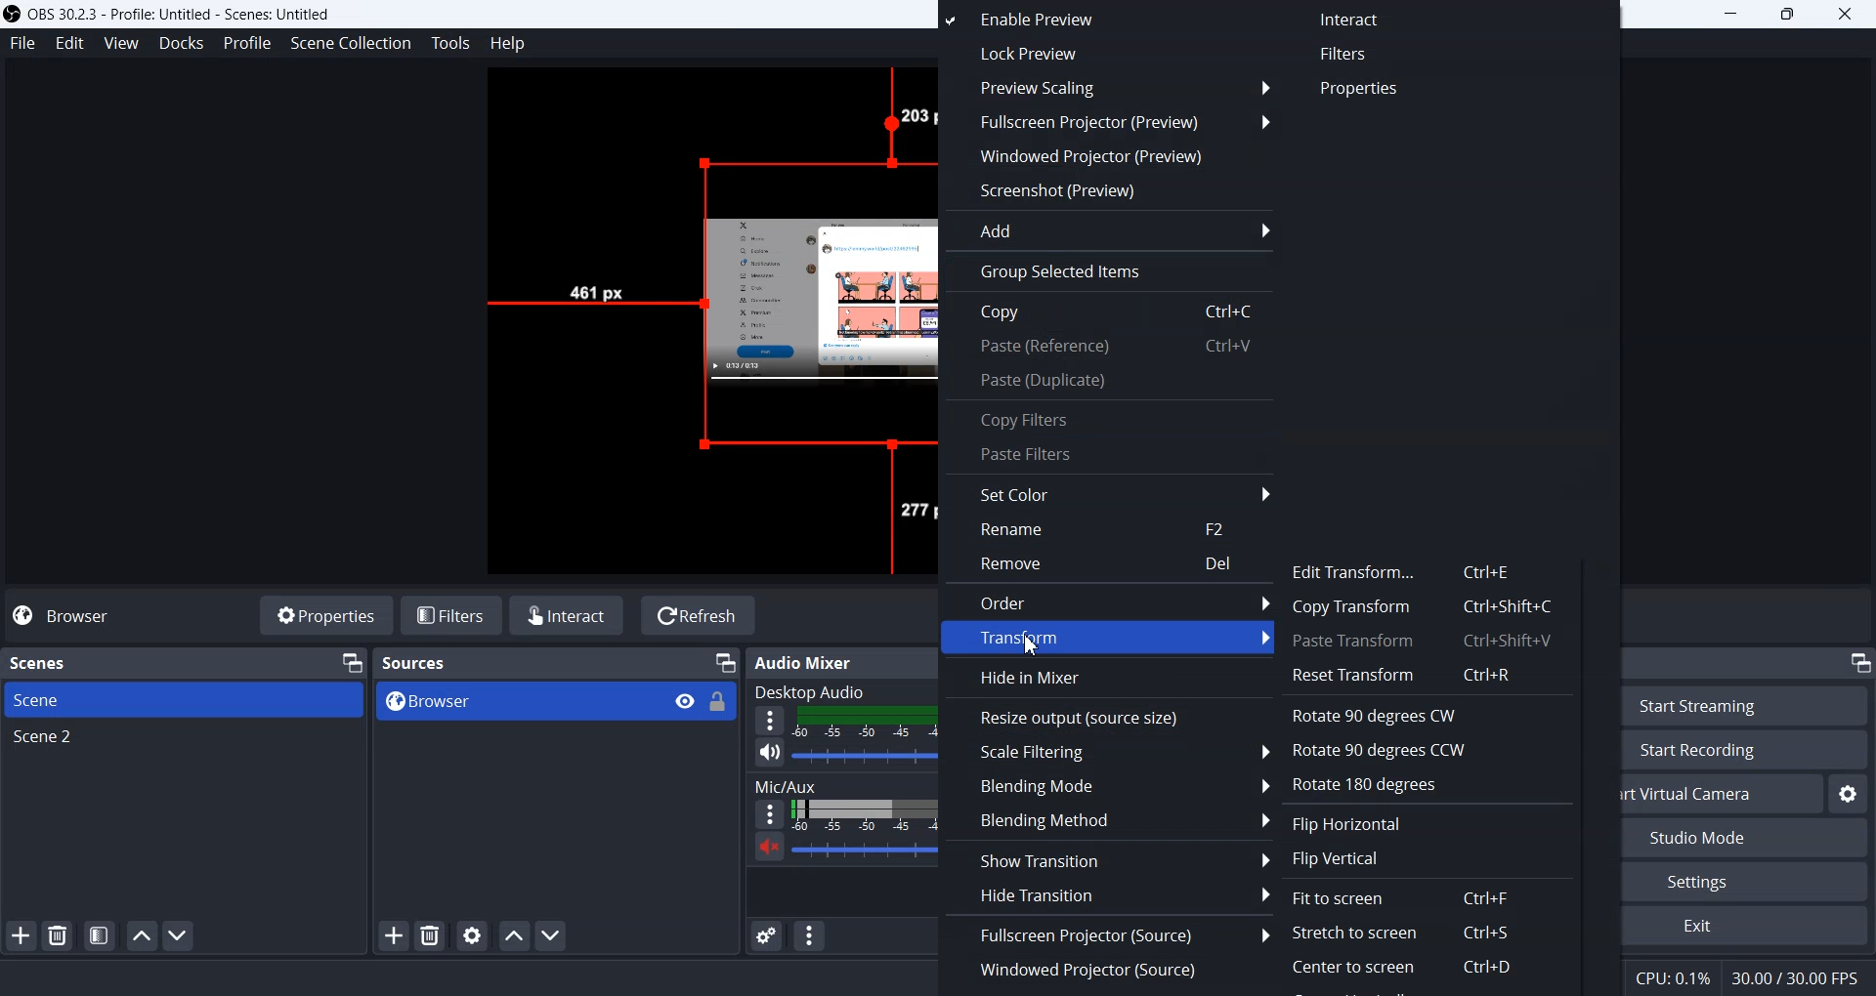 This screenshot has height=996, width=1876. I want to click on View, so click(676, 700).